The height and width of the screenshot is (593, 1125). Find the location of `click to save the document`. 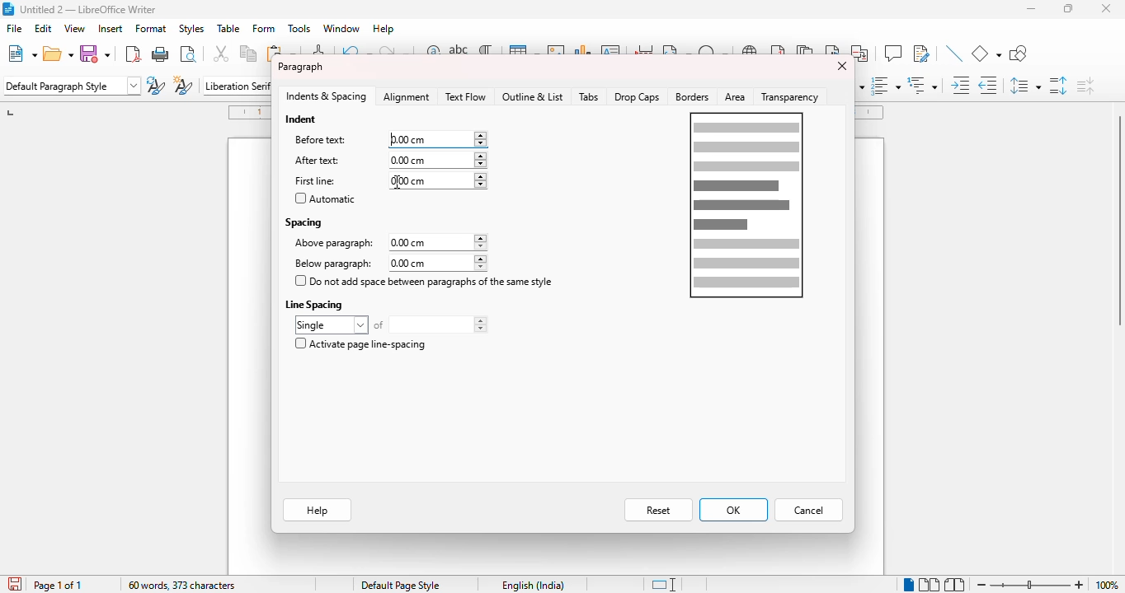

click to save the document is located at coordinates (14, 583).